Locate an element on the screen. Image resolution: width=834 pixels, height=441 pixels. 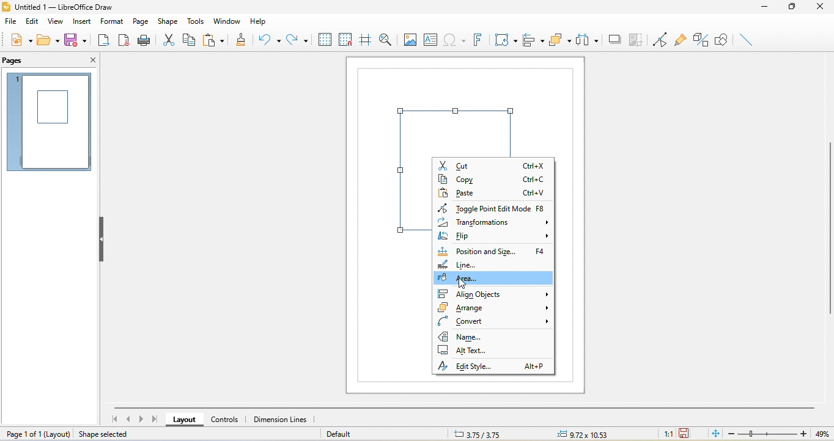
transformation is located at coordinates (495, 224).